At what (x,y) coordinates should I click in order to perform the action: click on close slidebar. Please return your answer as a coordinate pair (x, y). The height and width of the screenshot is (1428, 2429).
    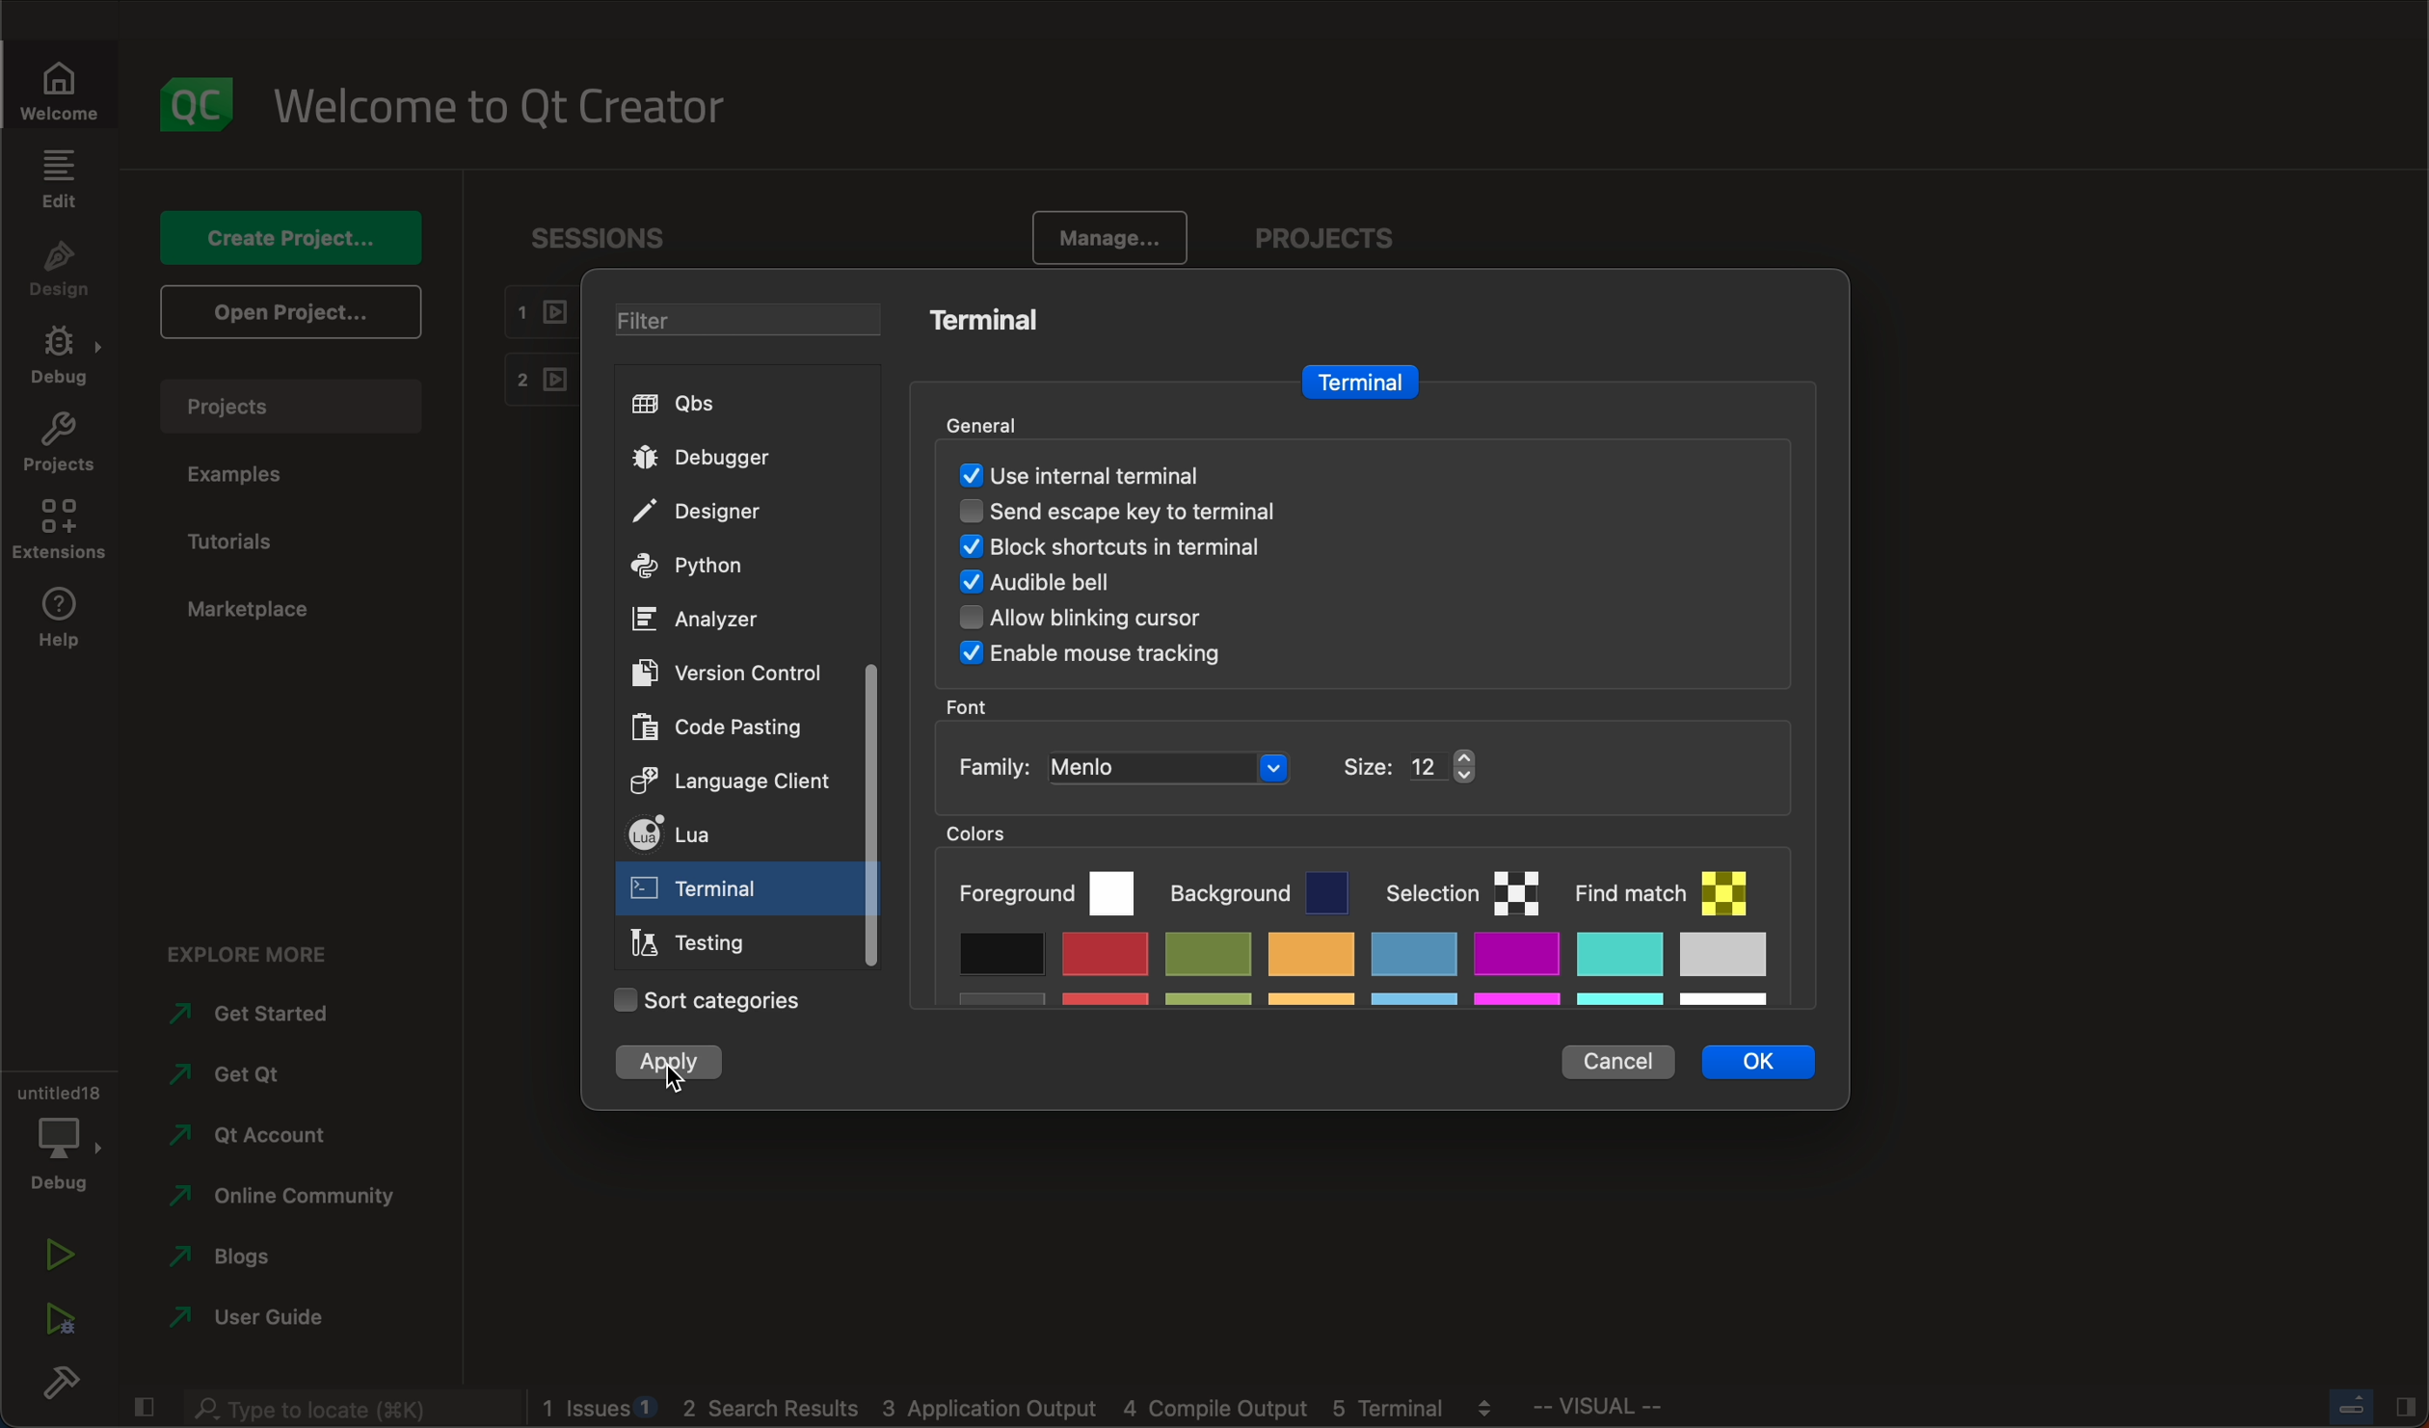
    Looking at the image, I should click on (144, 1407).